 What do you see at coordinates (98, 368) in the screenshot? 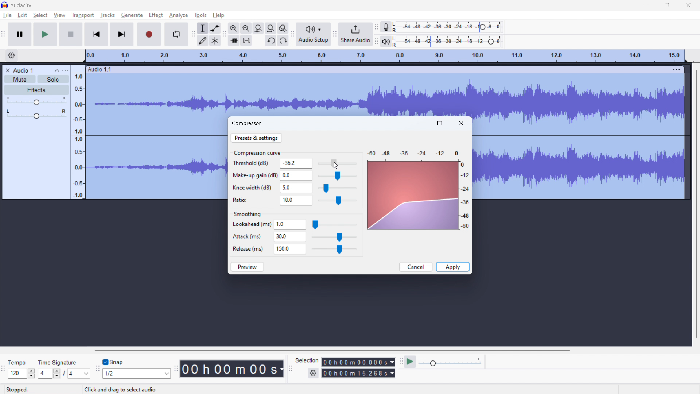
I see `snapping toolbar` at bounding box center [98, 368].